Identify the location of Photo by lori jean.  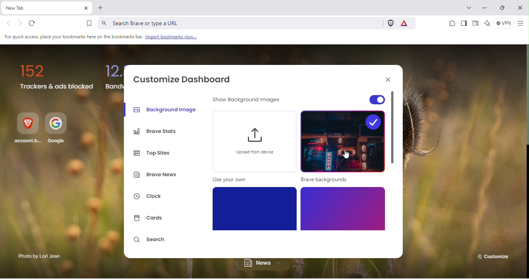
(38, 257).